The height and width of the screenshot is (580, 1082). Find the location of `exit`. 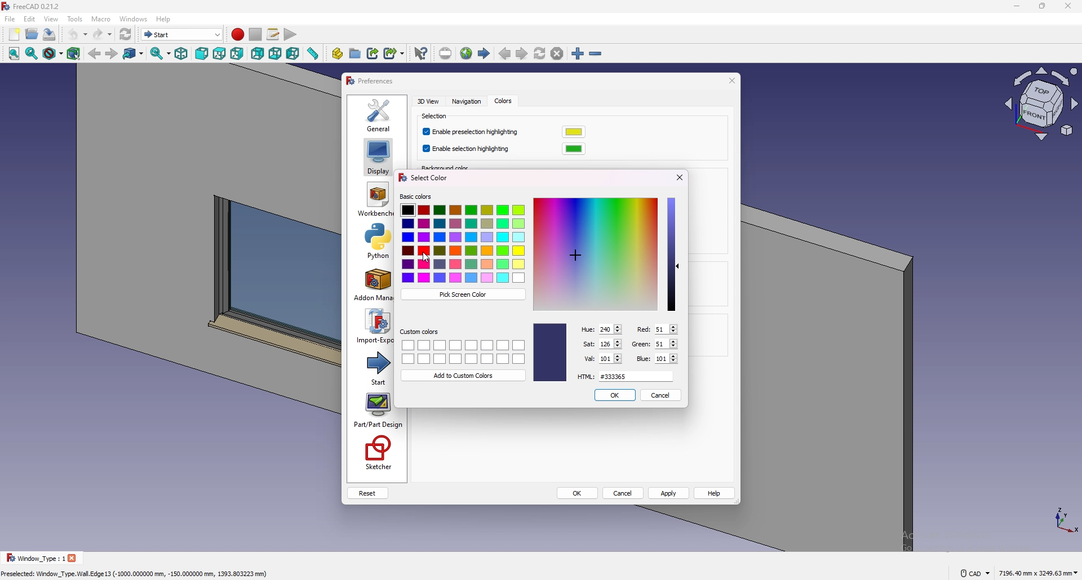

exit is located at coordinates (681, 176).